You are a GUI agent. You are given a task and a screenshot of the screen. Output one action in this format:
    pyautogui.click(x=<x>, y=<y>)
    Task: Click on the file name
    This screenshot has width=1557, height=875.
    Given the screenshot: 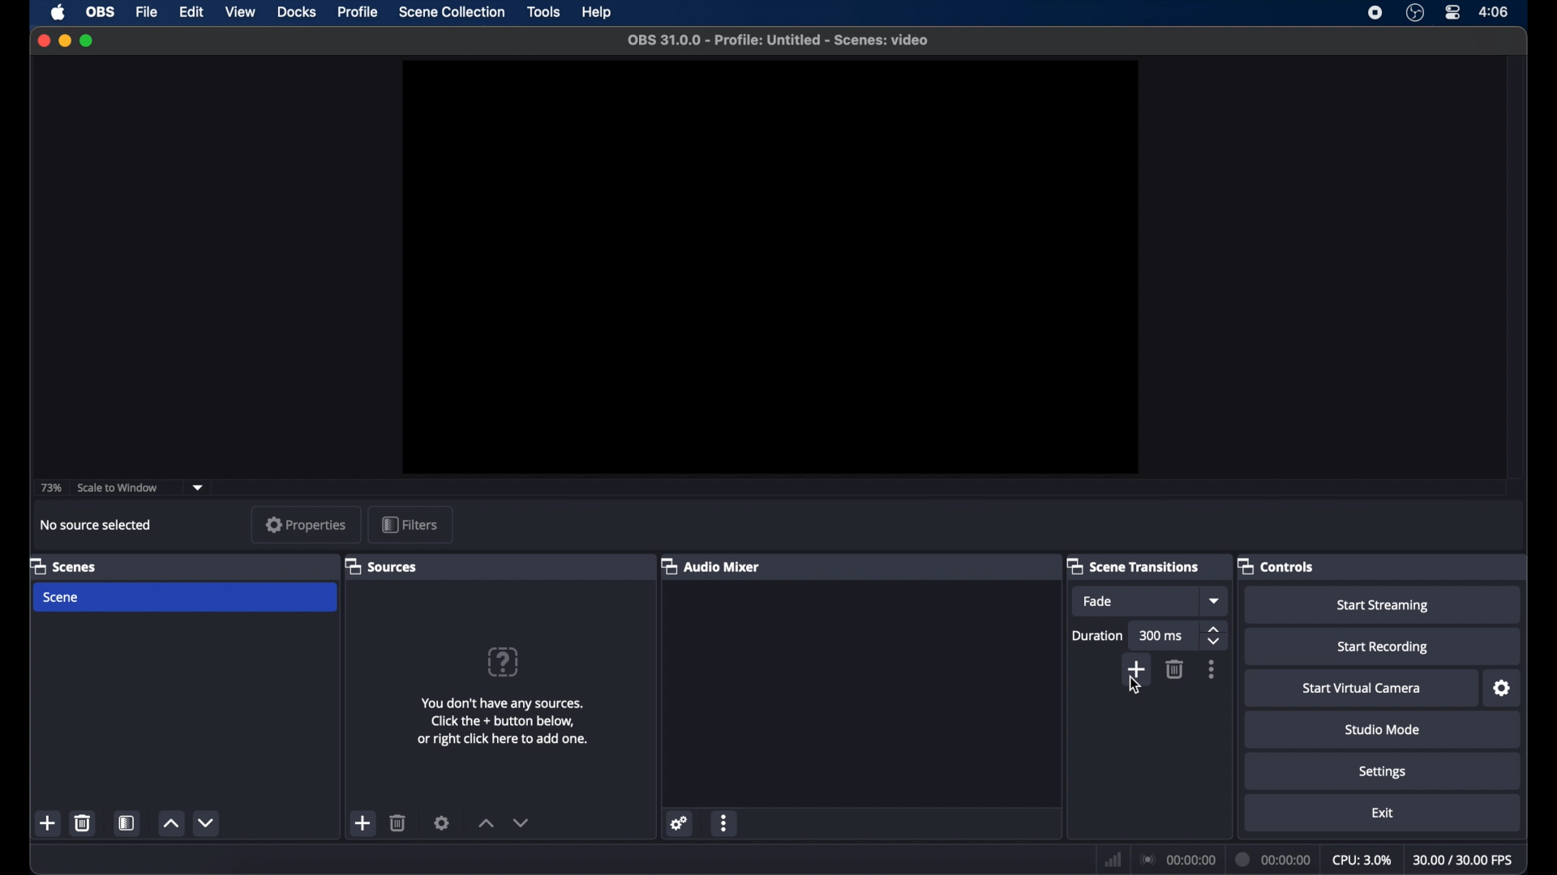 What is the action you would take?
    pyautogui.click(x=778, y=41)
    